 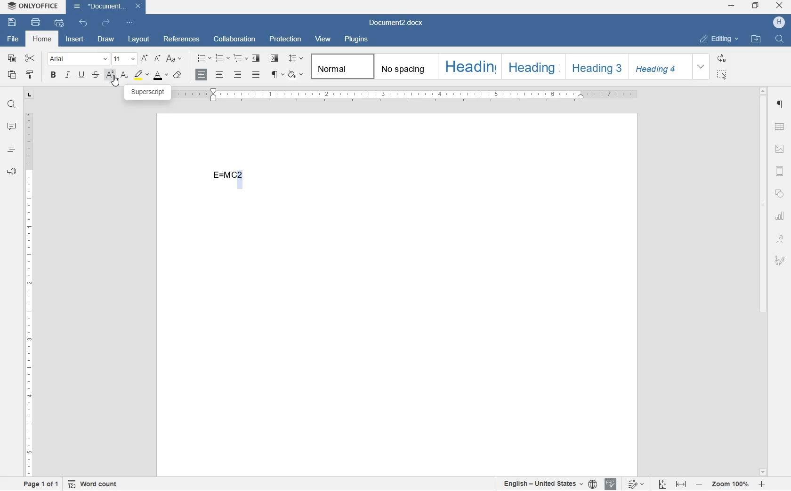 What do you see at coordinates (105, 40) in the screenshot?
I see `draw` at bounding box center [105, 40].